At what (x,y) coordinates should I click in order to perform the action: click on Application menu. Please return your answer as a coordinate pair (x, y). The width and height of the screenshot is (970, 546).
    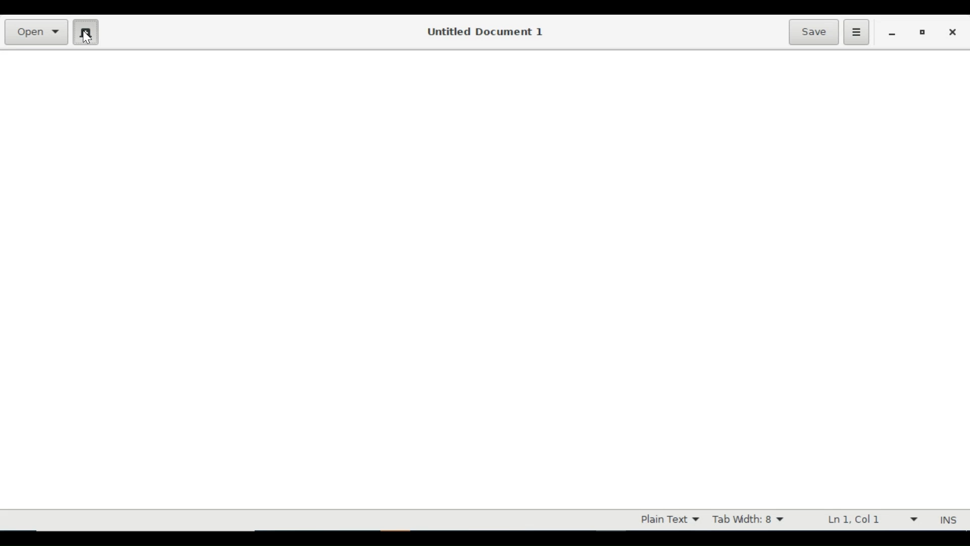
    Looking at the image, I should click on (856, 31).